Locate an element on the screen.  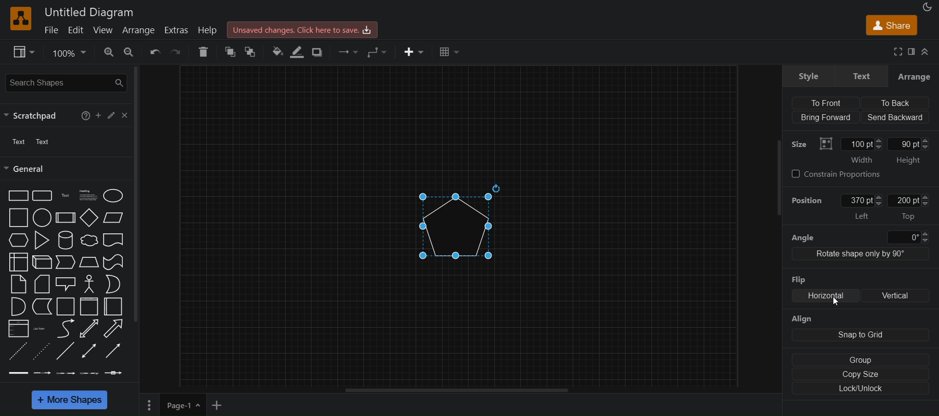
Note is located at coordinates (19, 285).